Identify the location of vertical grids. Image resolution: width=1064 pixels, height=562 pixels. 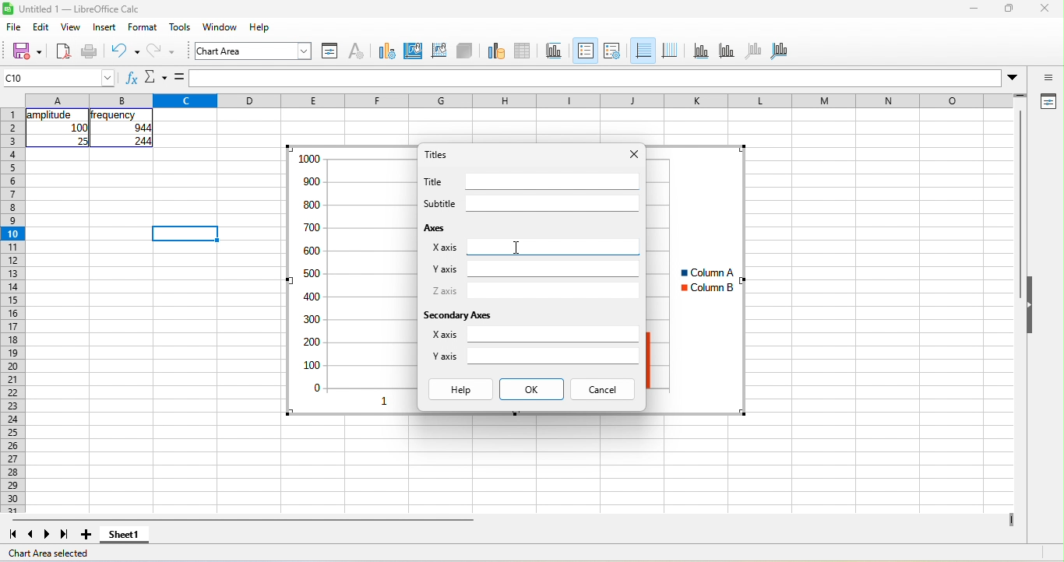
(670, 51).